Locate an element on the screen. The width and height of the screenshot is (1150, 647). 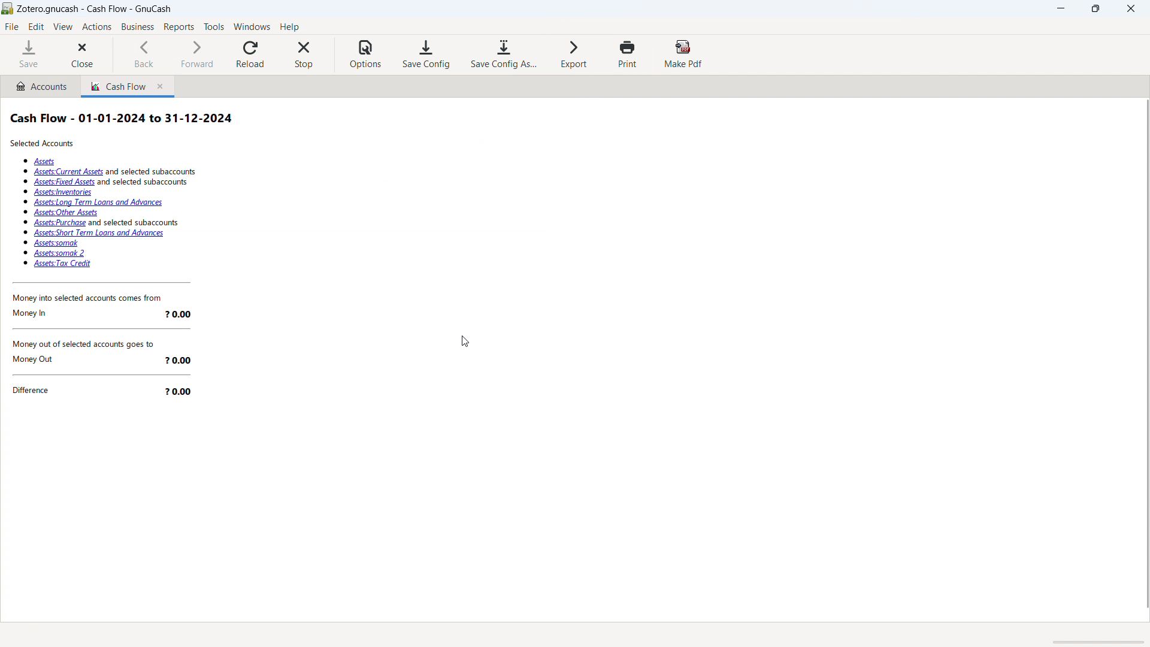
make pdf is located at coordinates (682, 55).